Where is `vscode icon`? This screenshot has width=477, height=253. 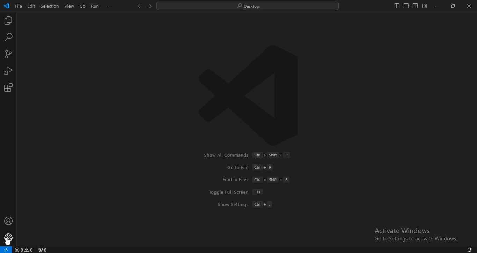 vscode icon is located at coordinates (6, 6).